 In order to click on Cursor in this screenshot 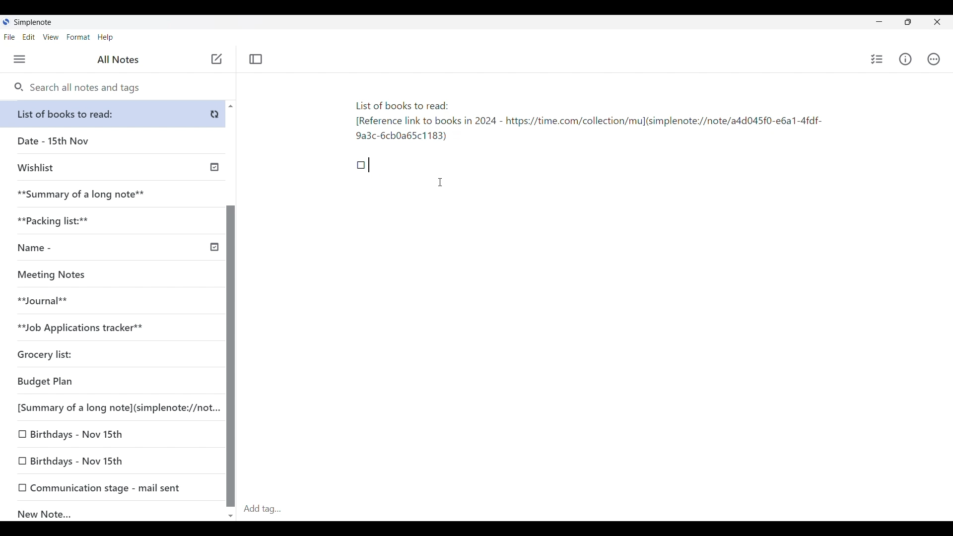, I will do `click(441, 182)`.